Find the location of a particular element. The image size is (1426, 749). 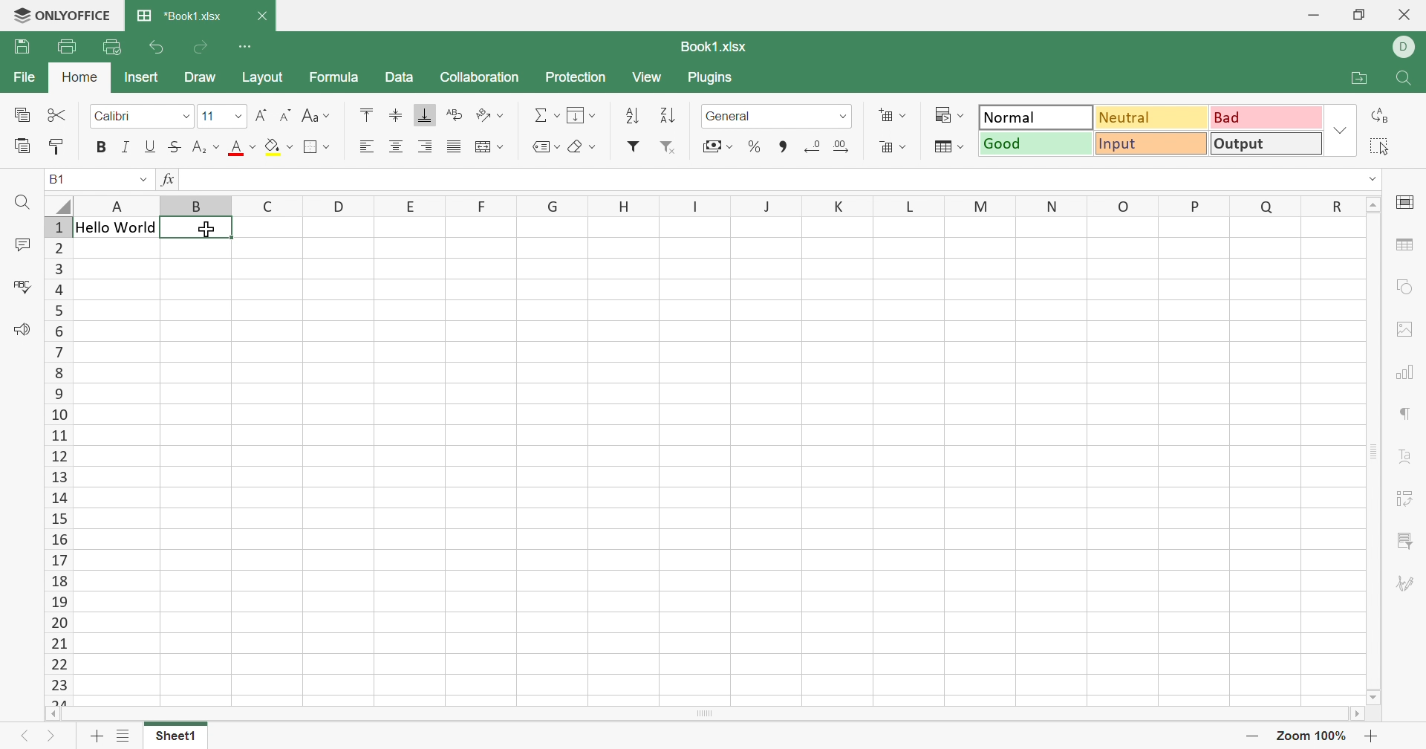

Next is located at coordinates (49, 737).